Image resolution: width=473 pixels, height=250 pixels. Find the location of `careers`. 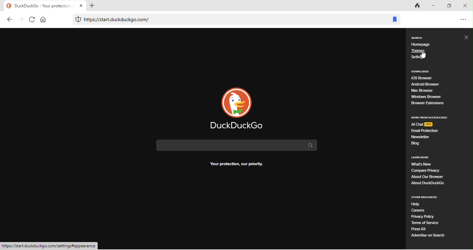

careers is located at coordinates (420, 211).